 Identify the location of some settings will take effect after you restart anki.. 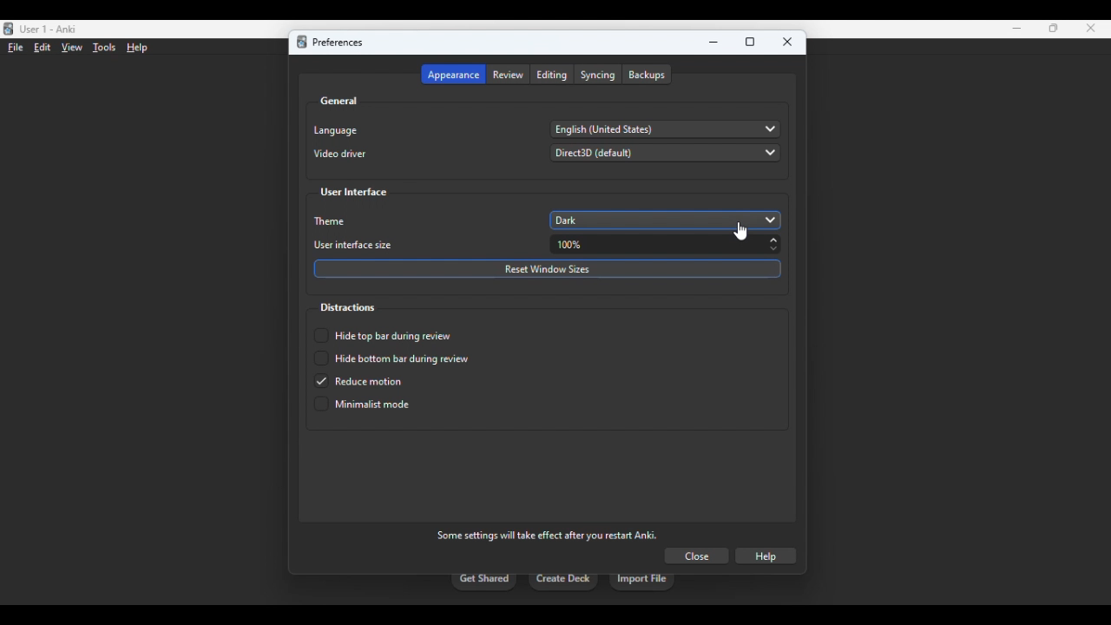
(547, 535).